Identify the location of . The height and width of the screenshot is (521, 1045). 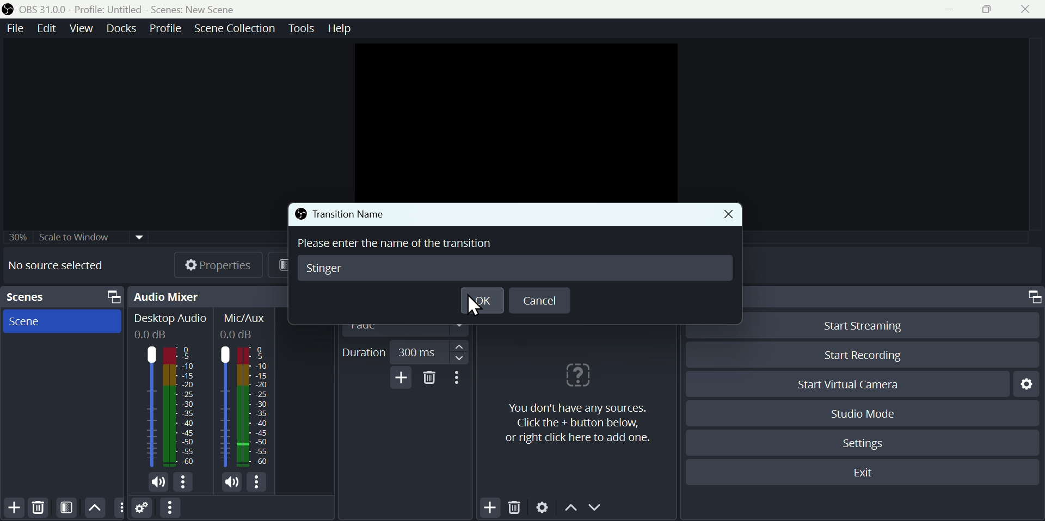
(461, 352).